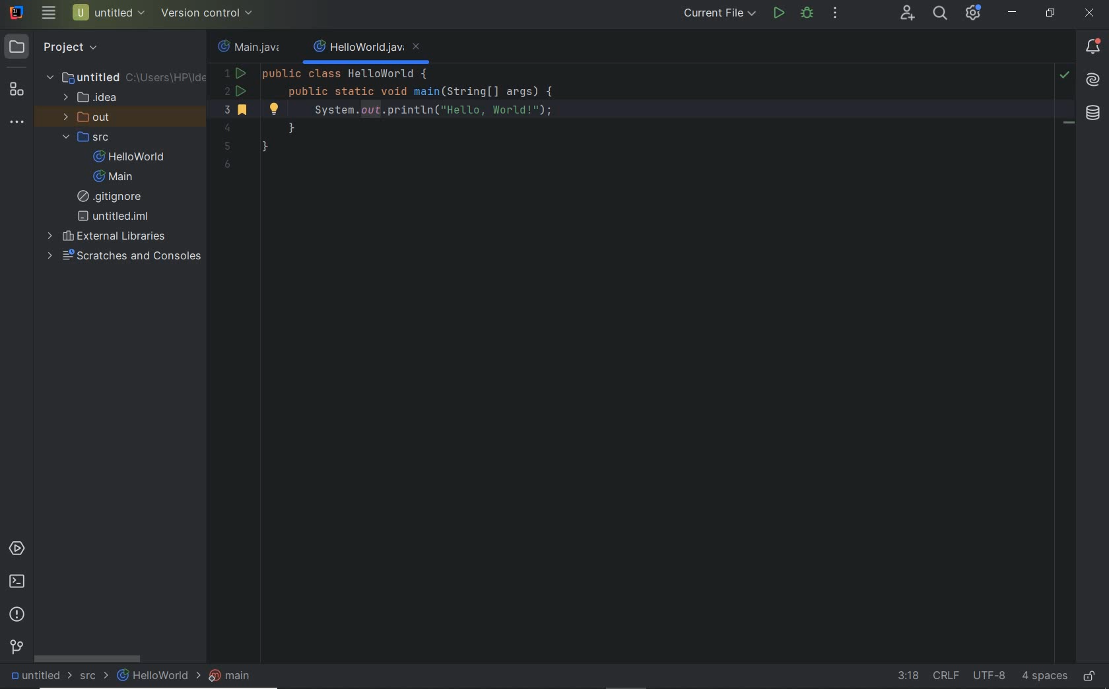 The image size is (1109, 689). Describe the element at coordinates (1093, 114) in the screenshot. I see `Database` at that location.